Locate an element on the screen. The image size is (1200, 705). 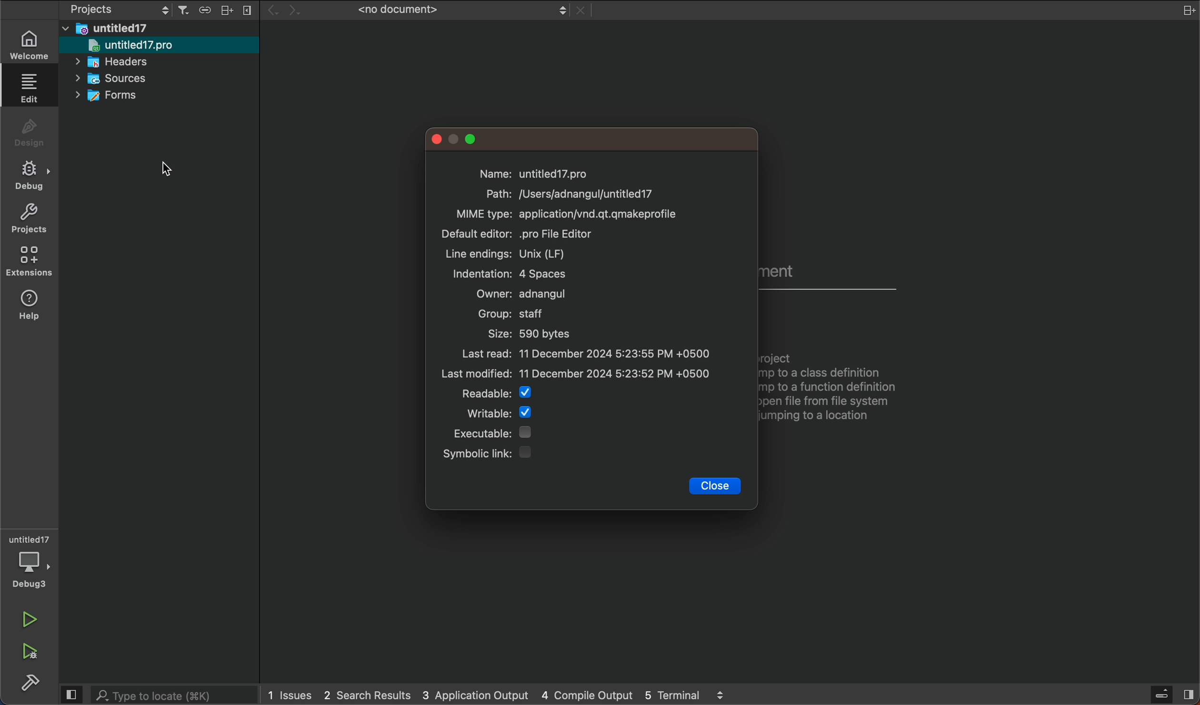
extensions is located at coordinates (31, 262).